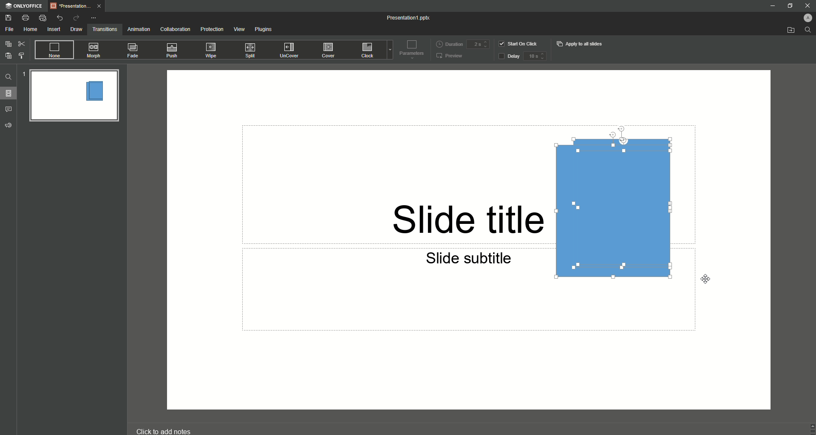  What do you see at coordinates (790, 31) in the screenshot?
I see `Open from file` at bounding box center [790, 31].